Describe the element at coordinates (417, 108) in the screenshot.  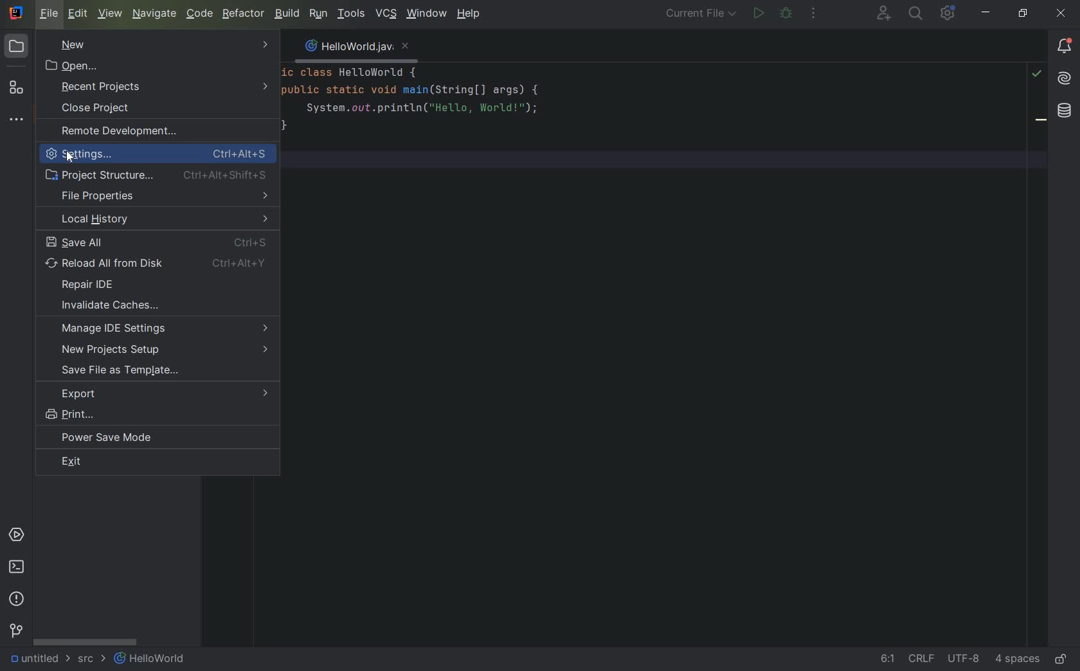
I see `code` at that location.